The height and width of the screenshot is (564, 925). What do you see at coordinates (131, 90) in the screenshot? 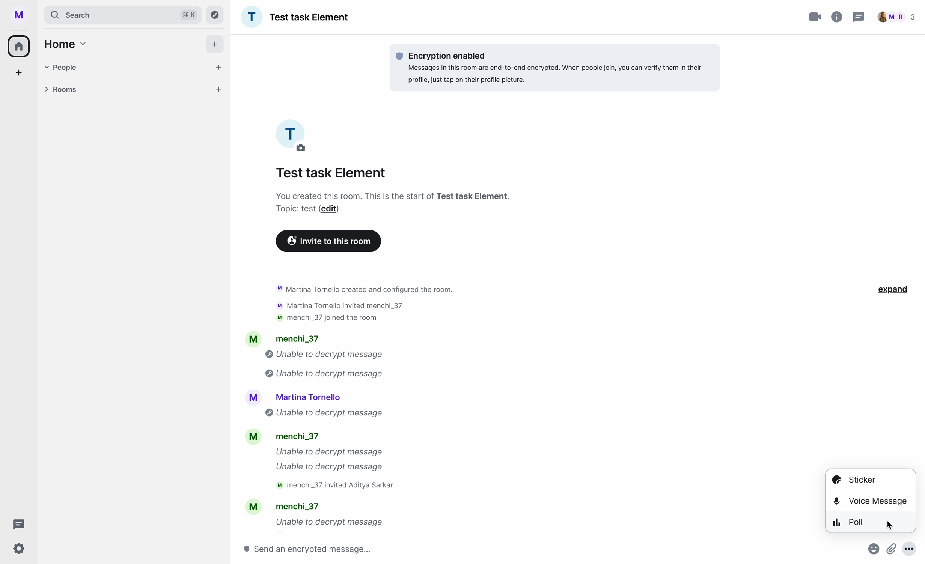
I see `rooms tab` at bounding box center [131, 90].